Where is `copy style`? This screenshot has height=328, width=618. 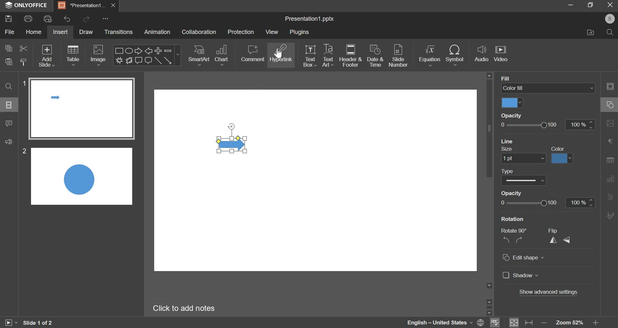
copy style is located at coordinates (24, 62).